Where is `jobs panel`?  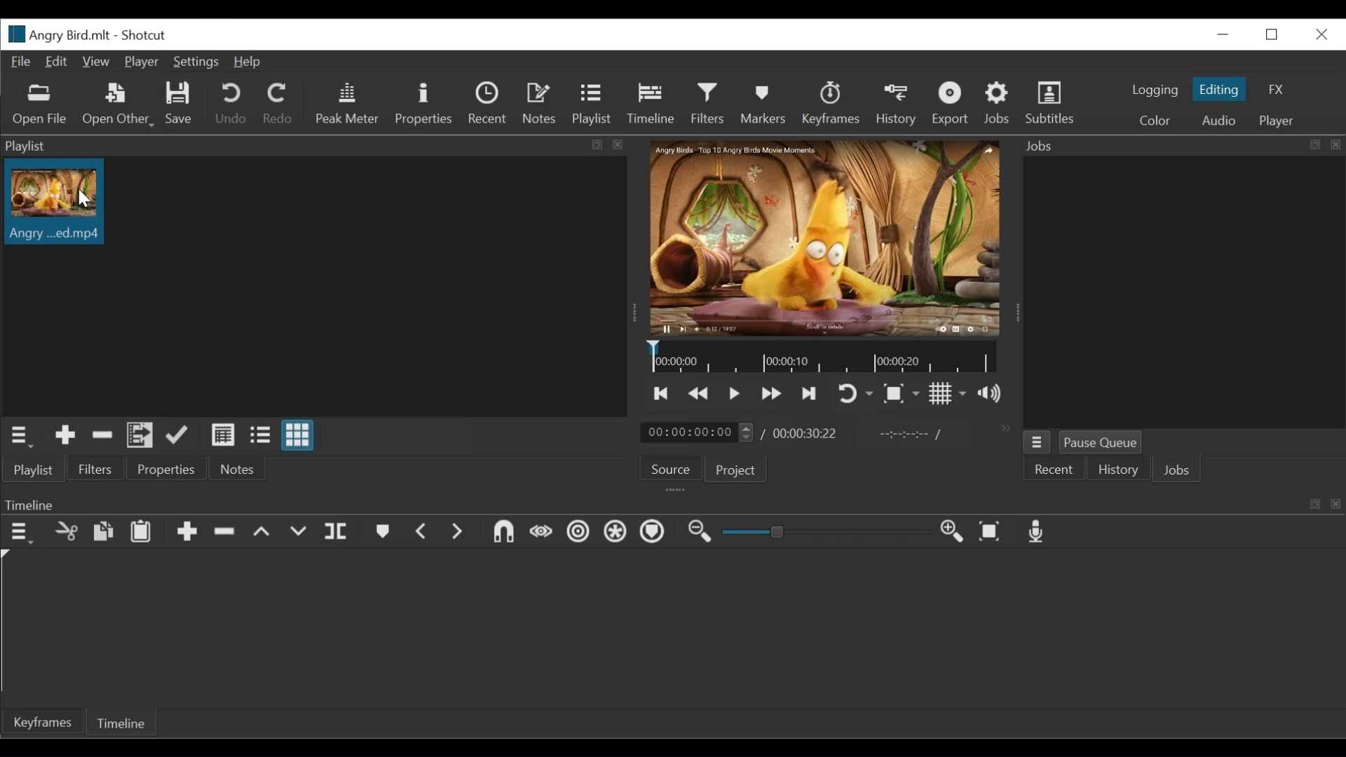
jobs panel is located at coordinates (1185, 294).